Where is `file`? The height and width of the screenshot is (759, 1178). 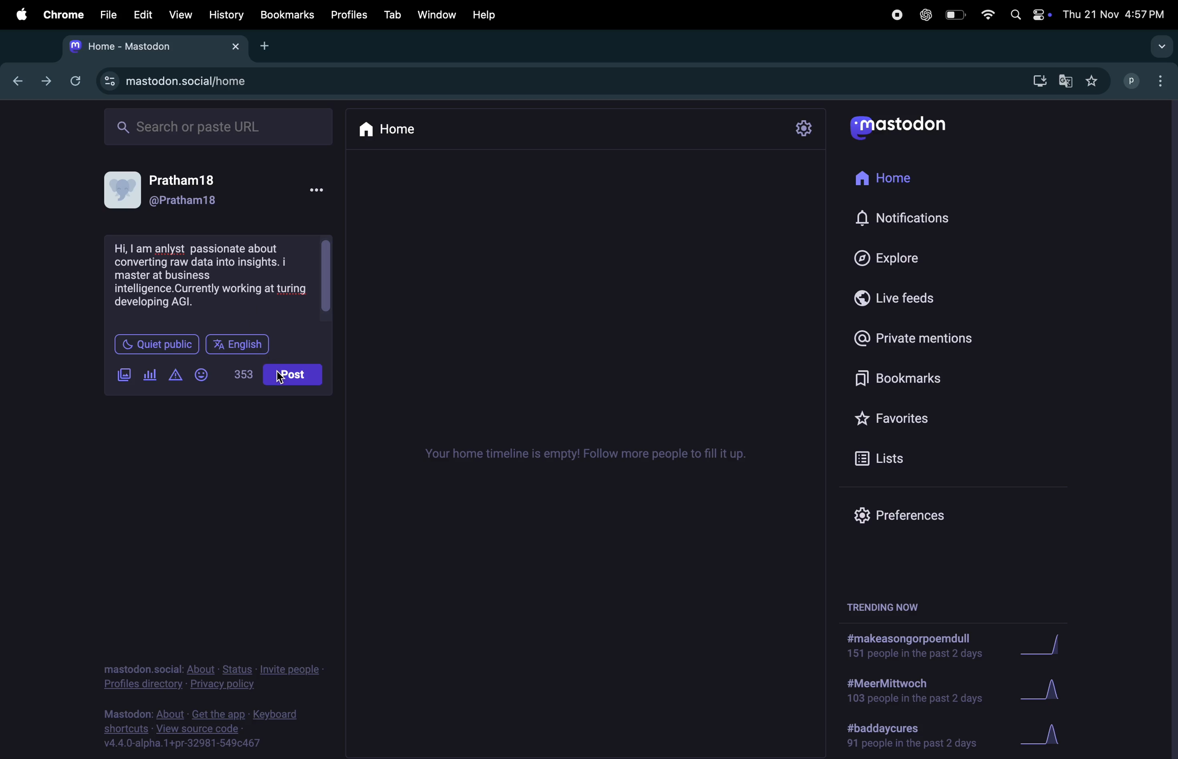 file is located at coordinates (105, 15).